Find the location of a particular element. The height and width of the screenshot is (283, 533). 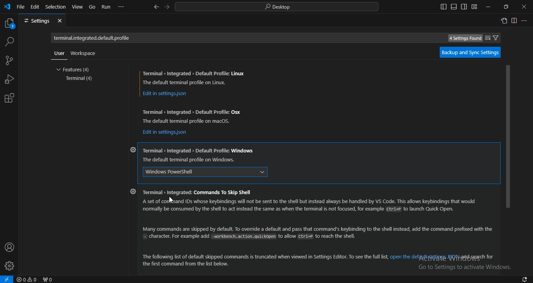

extension is located at coordinates (10, 98).